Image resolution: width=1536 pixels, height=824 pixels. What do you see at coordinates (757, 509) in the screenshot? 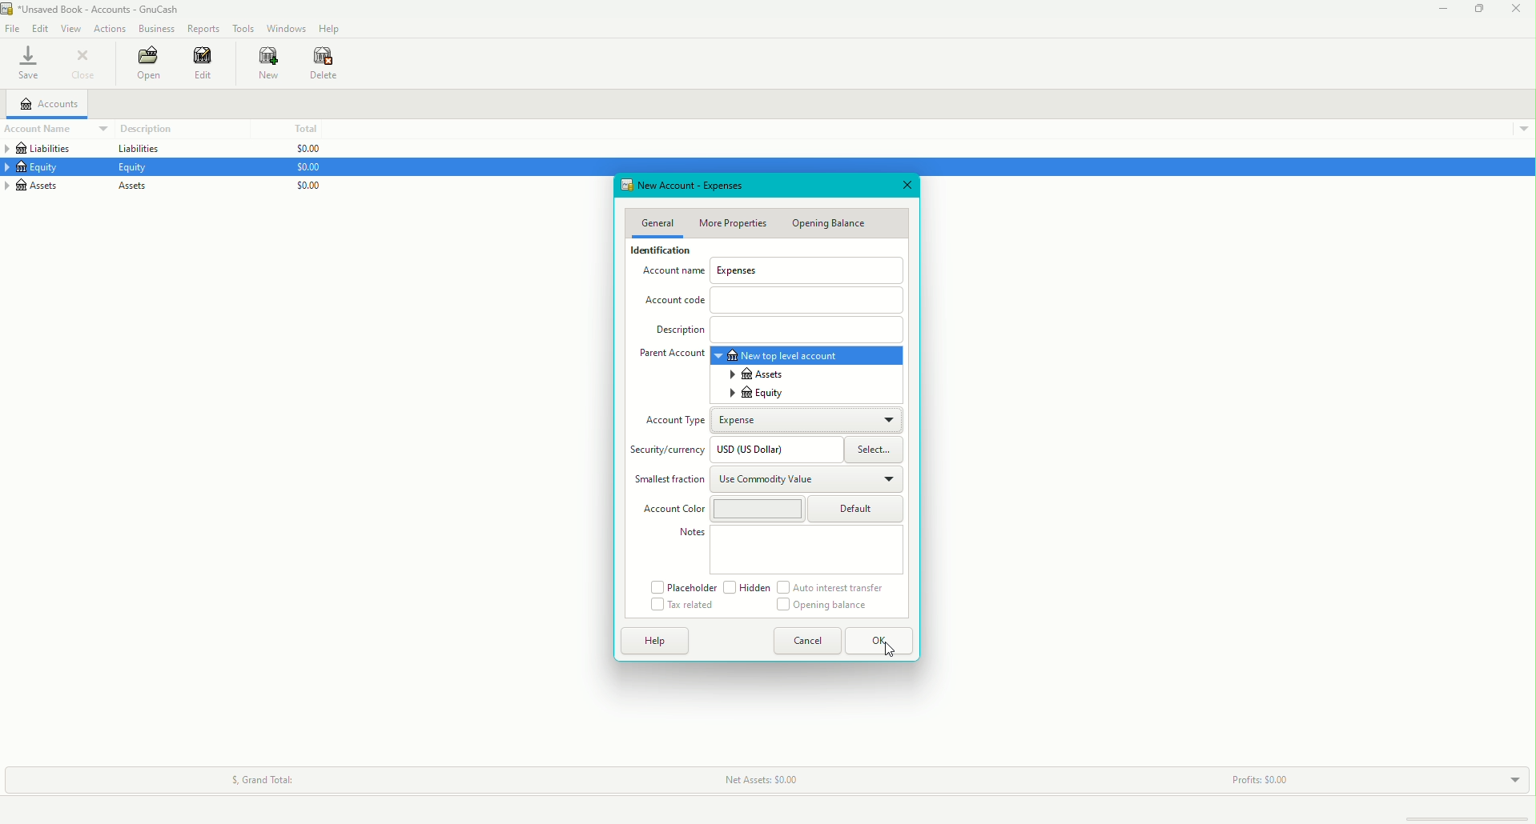
I see `Liability` at bounding box center [757, 509].